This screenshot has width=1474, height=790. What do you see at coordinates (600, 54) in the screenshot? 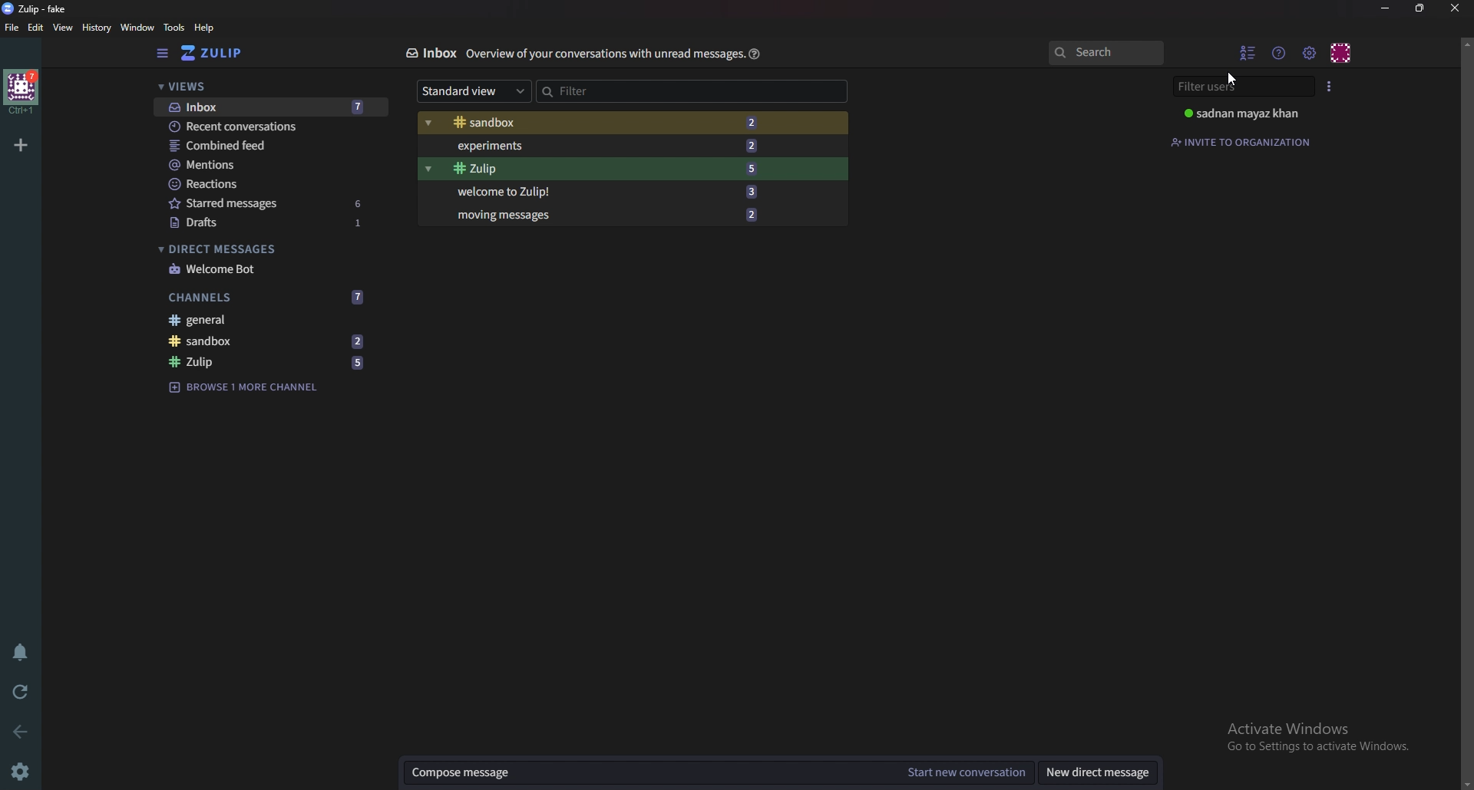
I see `Info` at bounding box center [600, 54].